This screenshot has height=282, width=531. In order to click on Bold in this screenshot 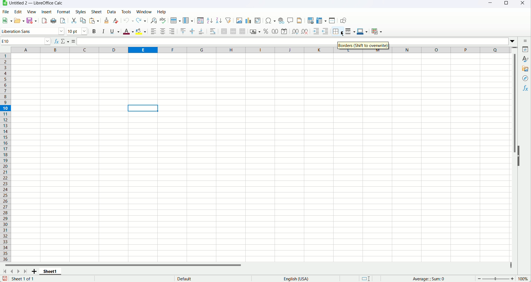, I will do `click(94, 32)`.